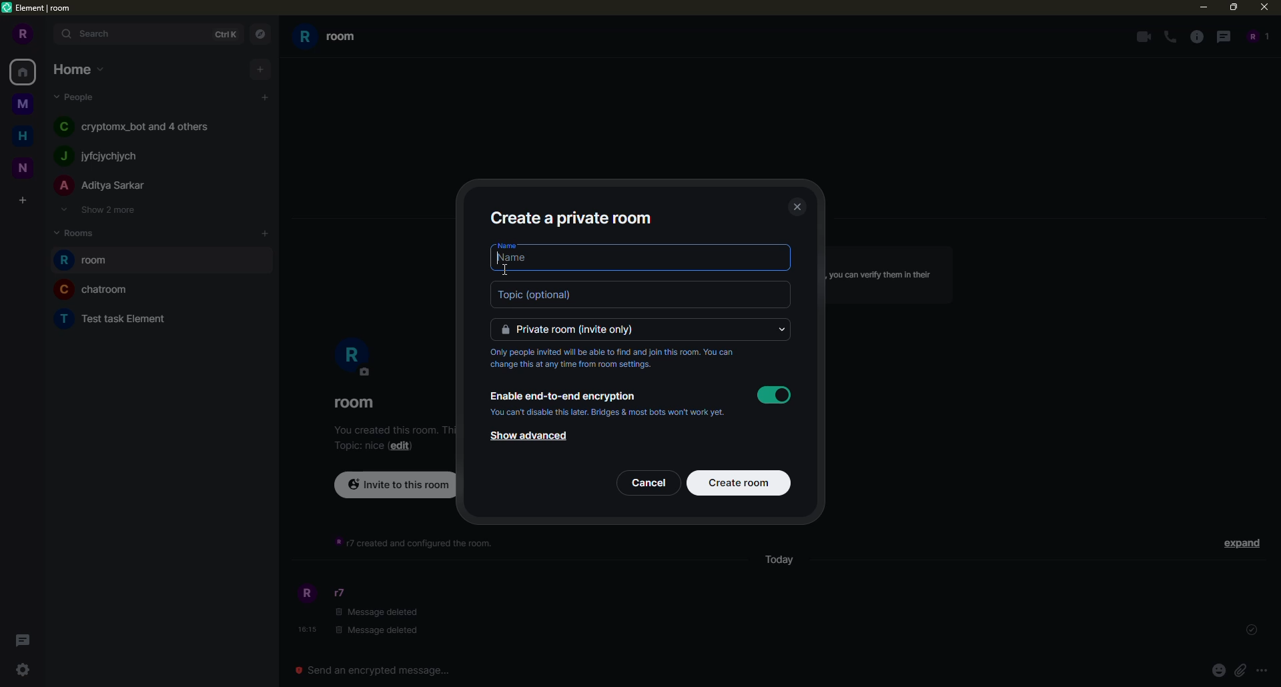 The height and width of the screenshot is (687, 1281). Describe the element at coordinates (224, 35) in the screenshot. I see `ctrlK` at that location.